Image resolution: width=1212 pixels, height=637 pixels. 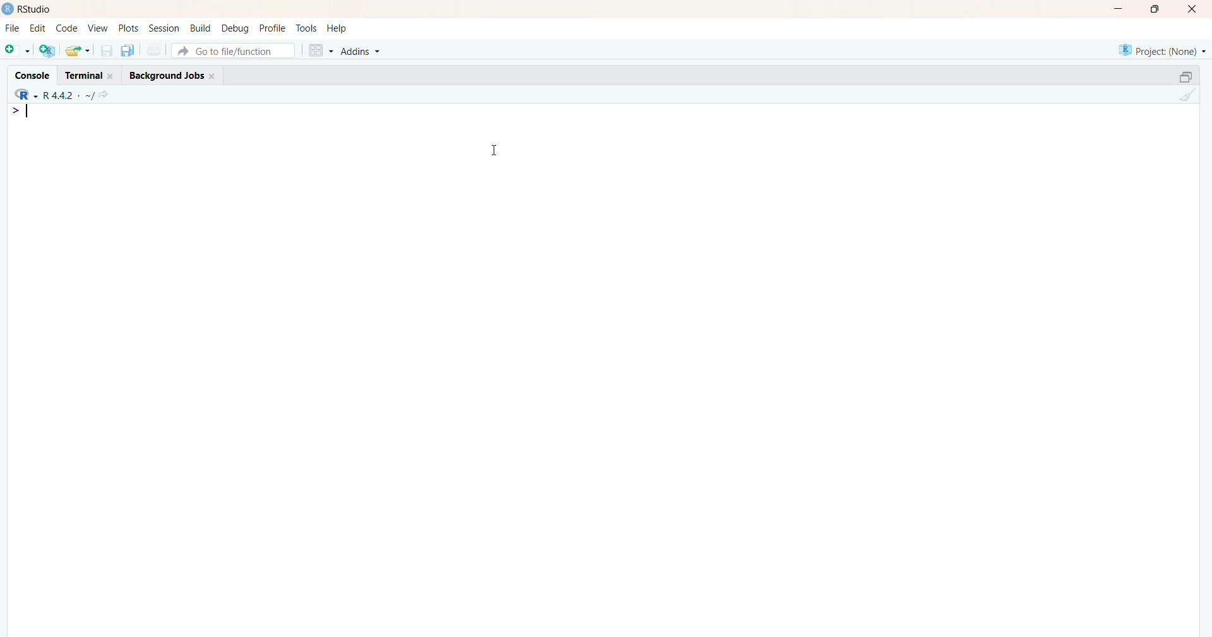 I want to click on close, so click(x=1195, y=8).